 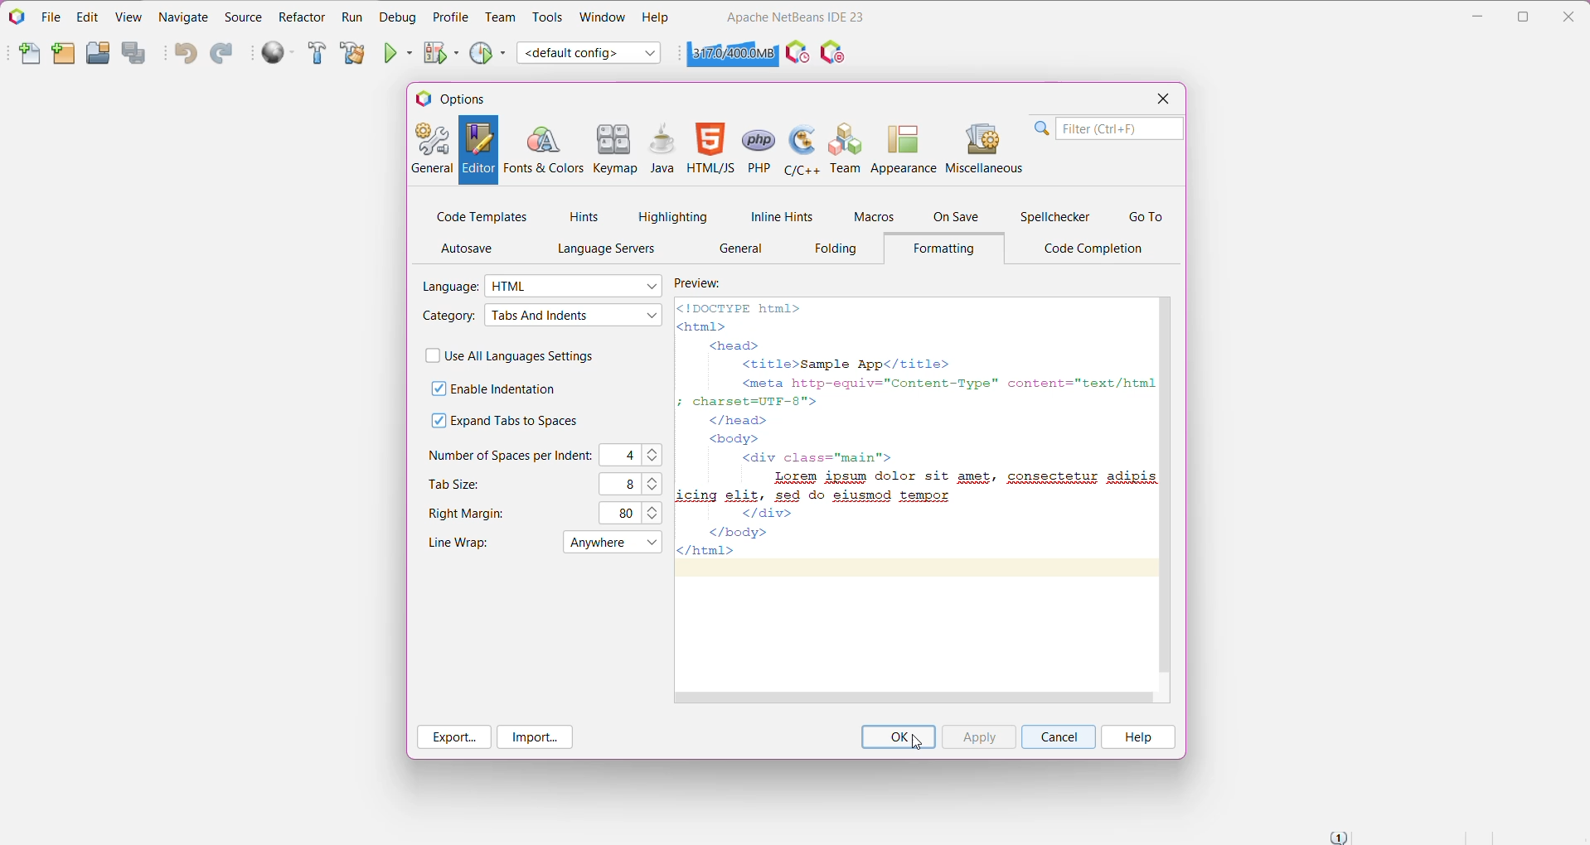 What do you see at coordinates (1525, 17) in the screenshot?
I see `Restore Down` at bounding box center [1525, 17].